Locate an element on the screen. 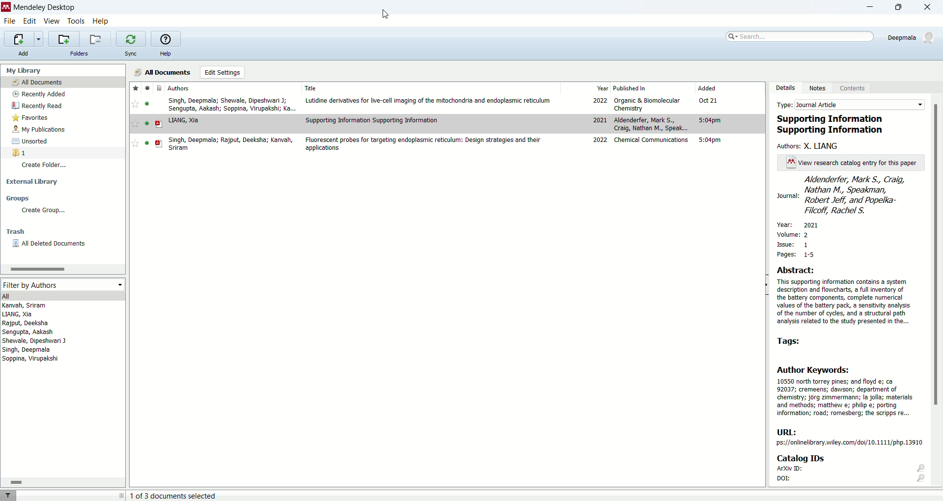 The image size is (943, 501). cursor is located at coordinates (386, 14).